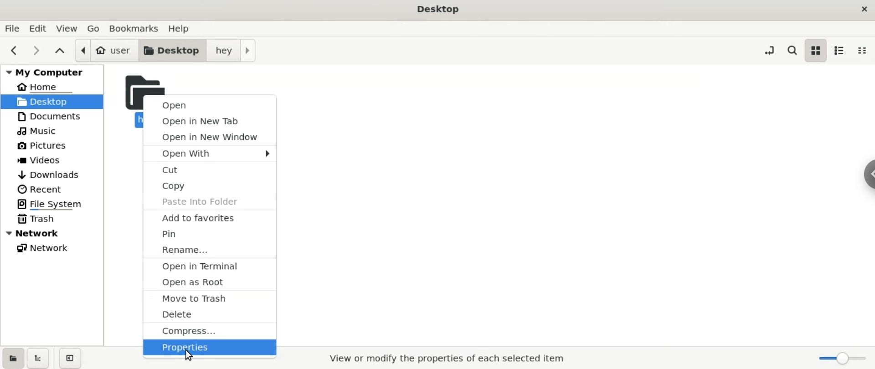 The width and height of the screenshot is (875, 369). I want to click on add to favourites, so click(211, 217).